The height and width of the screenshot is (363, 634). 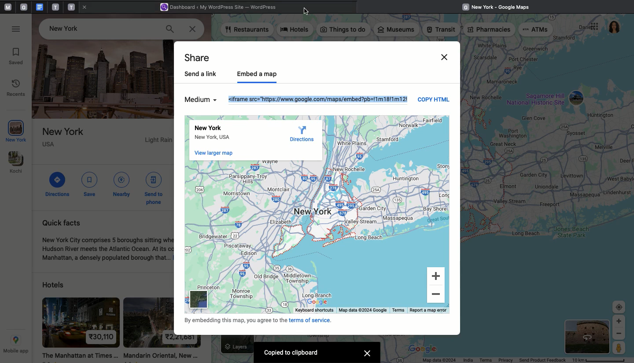 I want to click on Terms of service, so click(x=267, y=320).